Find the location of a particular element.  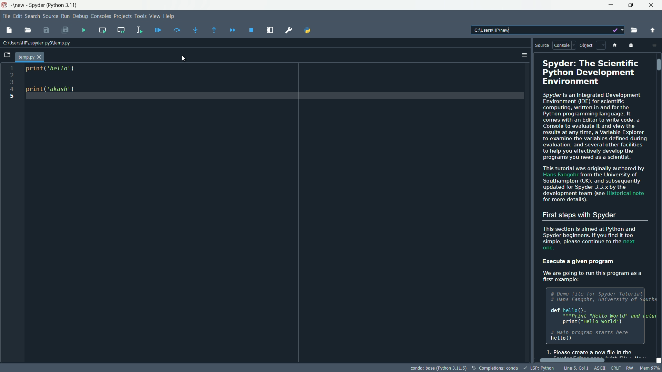

browse tabs is located at coordinates (7, 55).